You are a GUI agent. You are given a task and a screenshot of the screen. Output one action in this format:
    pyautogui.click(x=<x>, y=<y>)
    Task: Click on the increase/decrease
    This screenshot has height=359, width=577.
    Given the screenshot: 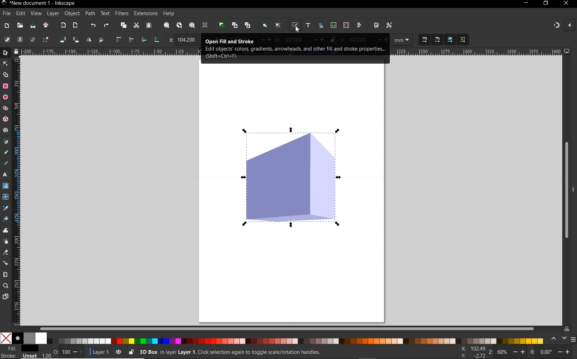 What is the action you would take?
    pyautogui.click(x=565, y=352)
    